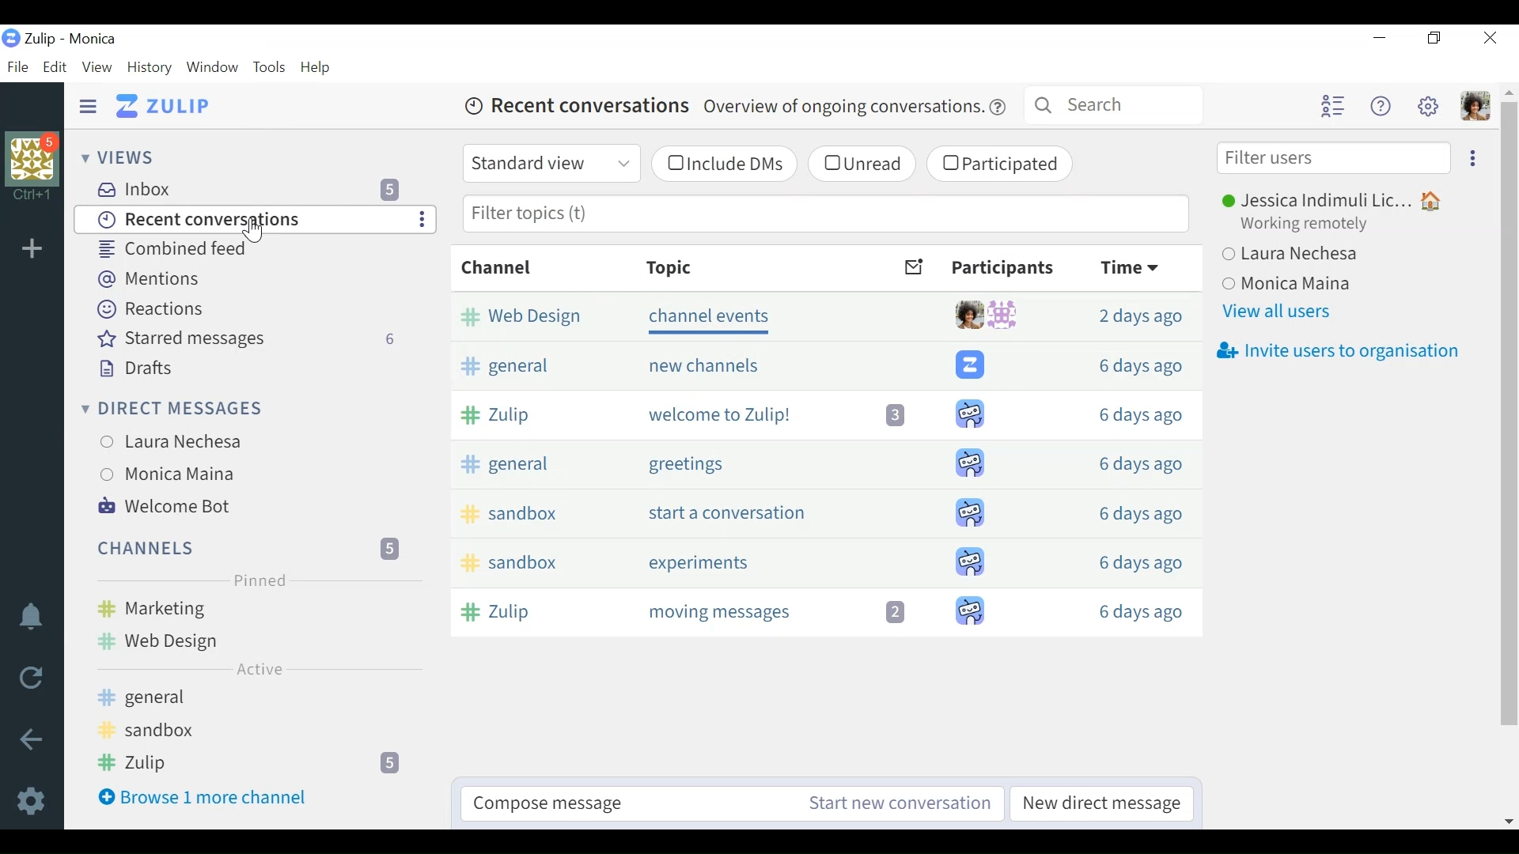 This screenshot has height=854, width=1519. I want to click on Personal menu, so click(1477, 108).